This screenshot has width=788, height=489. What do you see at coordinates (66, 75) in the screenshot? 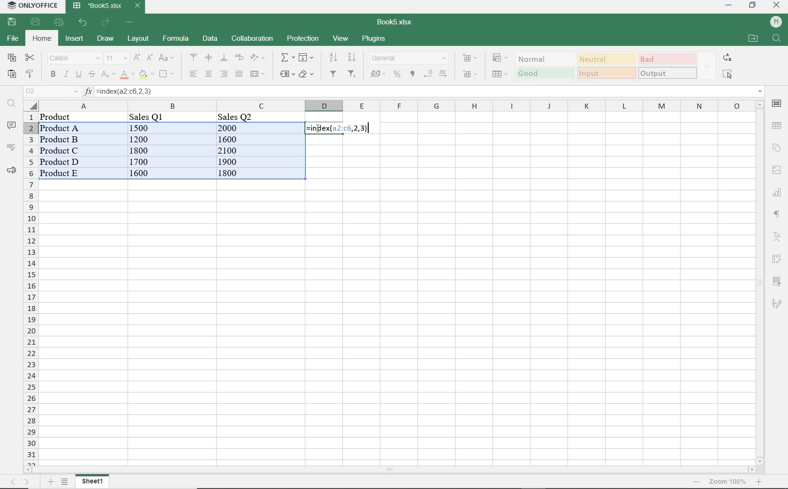
I see `italic` at bounding box center [66, 75].